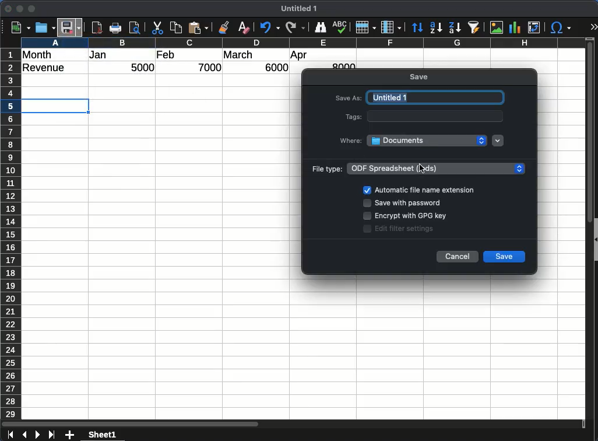  What do you see at coordinates (505, 257) in the screenshot?
I see `save` at bounding box center [505, 257].